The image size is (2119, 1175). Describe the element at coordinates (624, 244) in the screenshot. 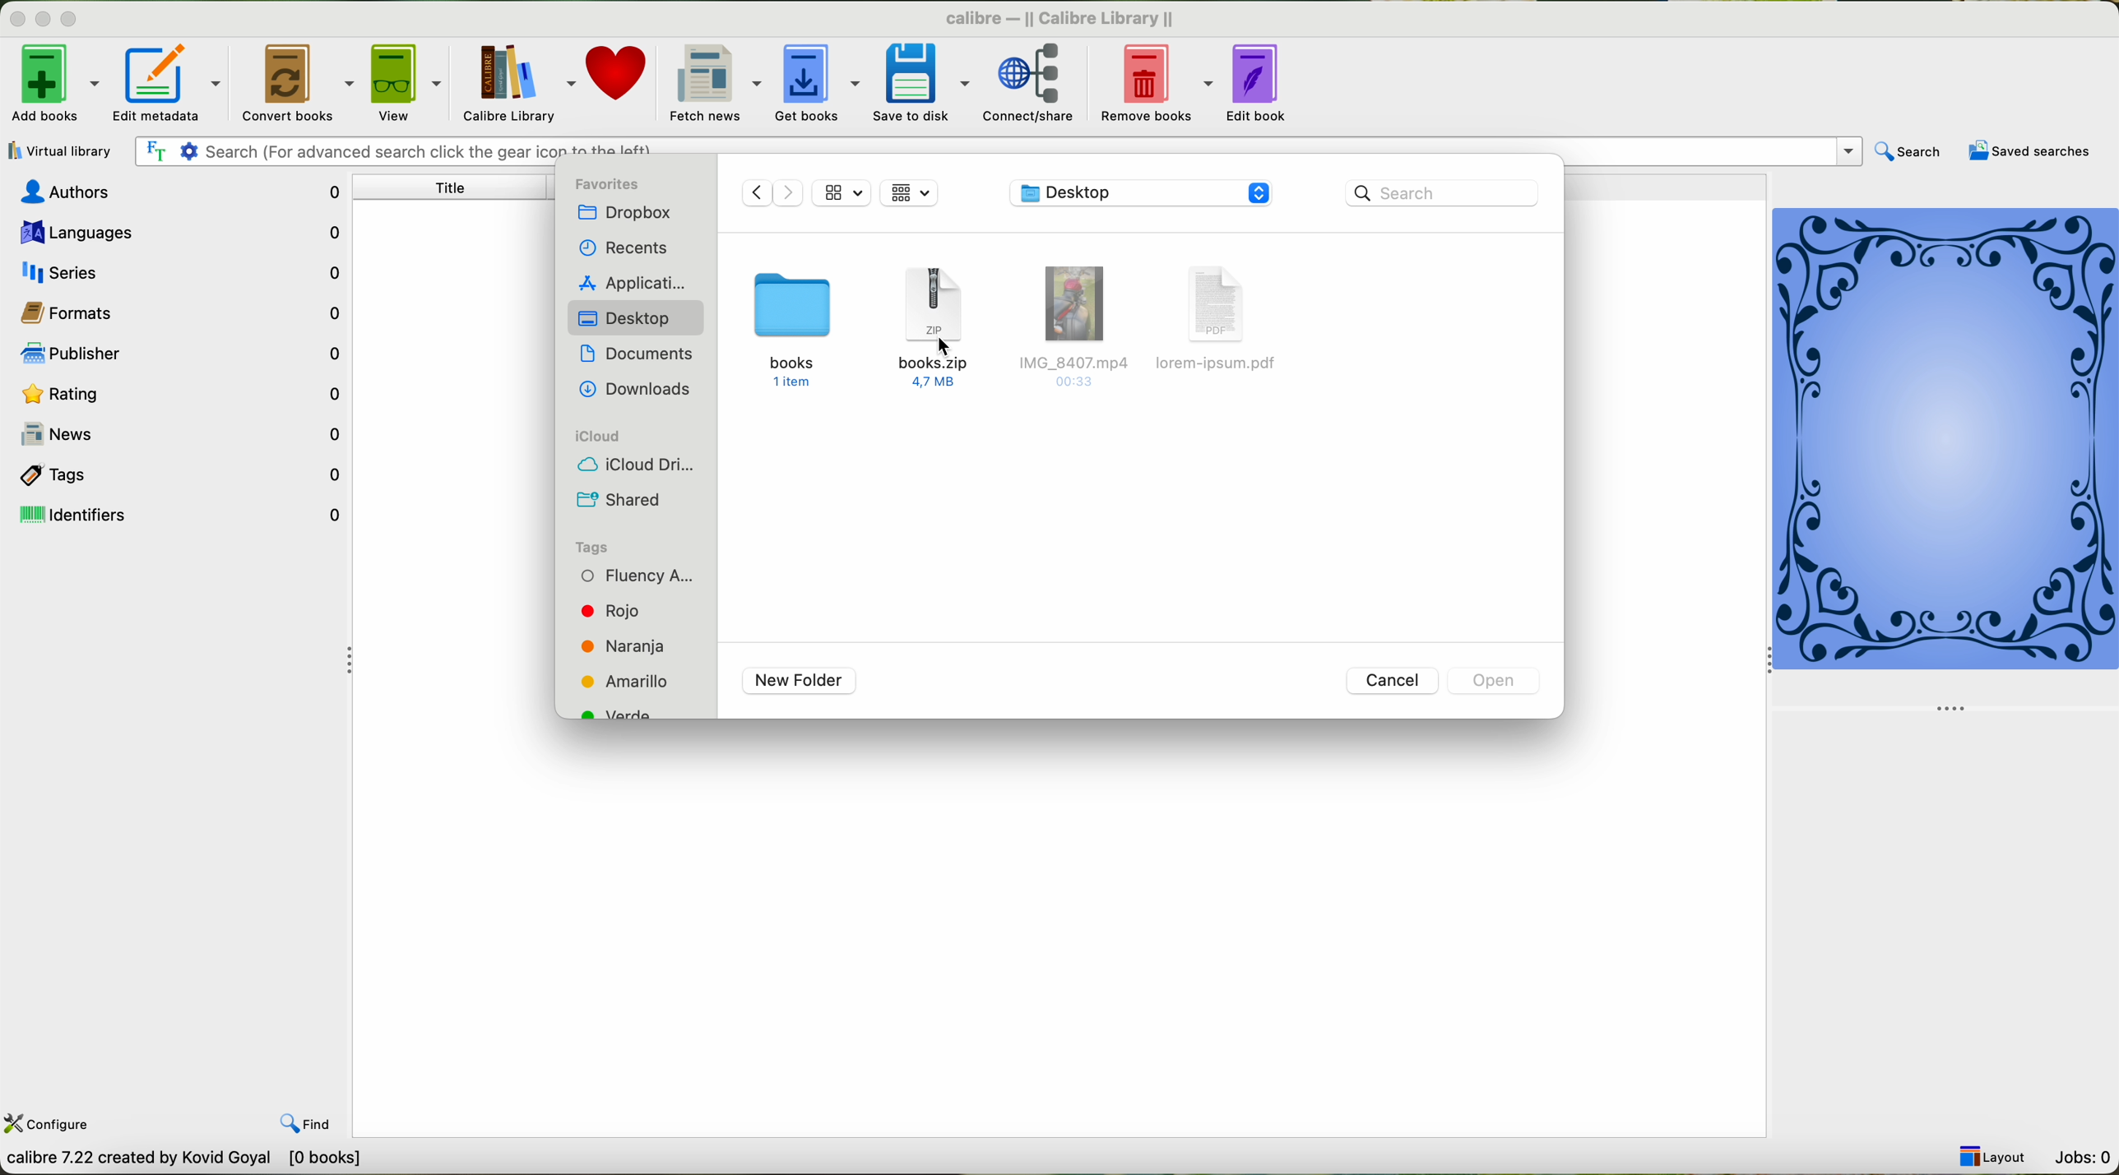

I see `recents` at that location.